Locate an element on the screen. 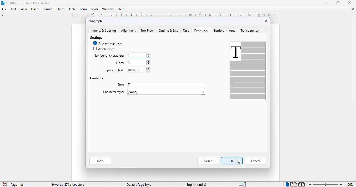 The width and height of the screenshot is (356, 187). zoom out is located at coordinates (309, 184).